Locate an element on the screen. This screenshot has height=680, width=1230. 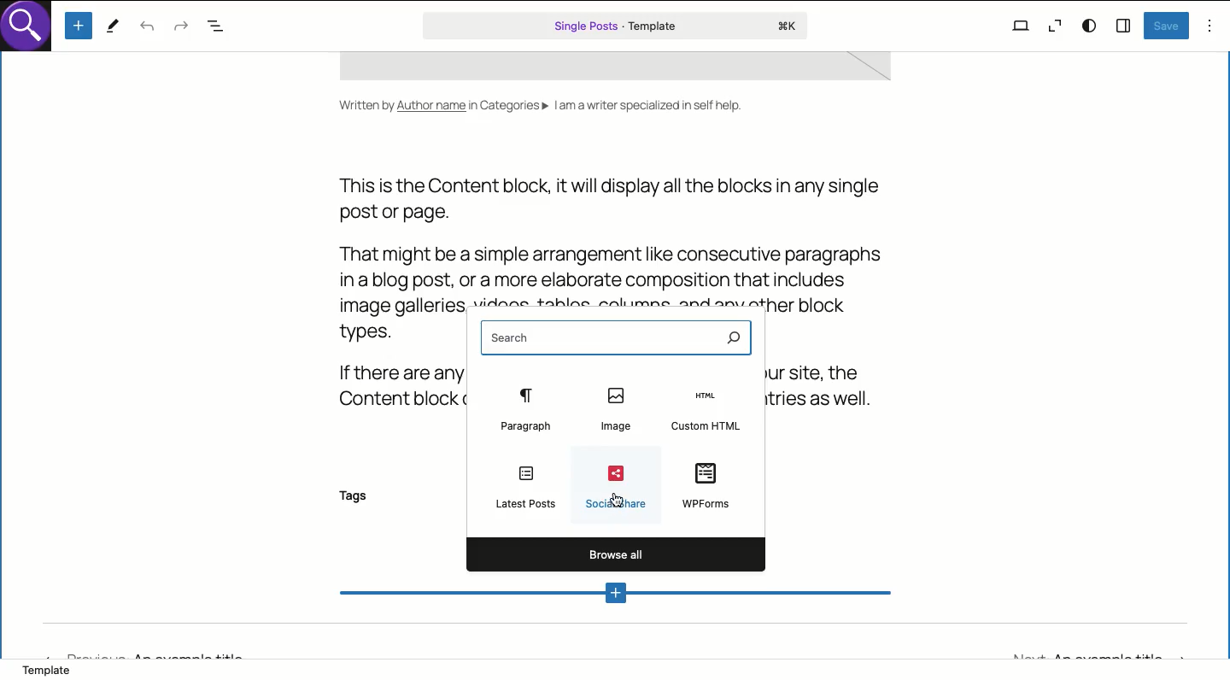
Written by Author name in Categories» Iam a writer specialized in self help. is located at coordinates (539, 110).